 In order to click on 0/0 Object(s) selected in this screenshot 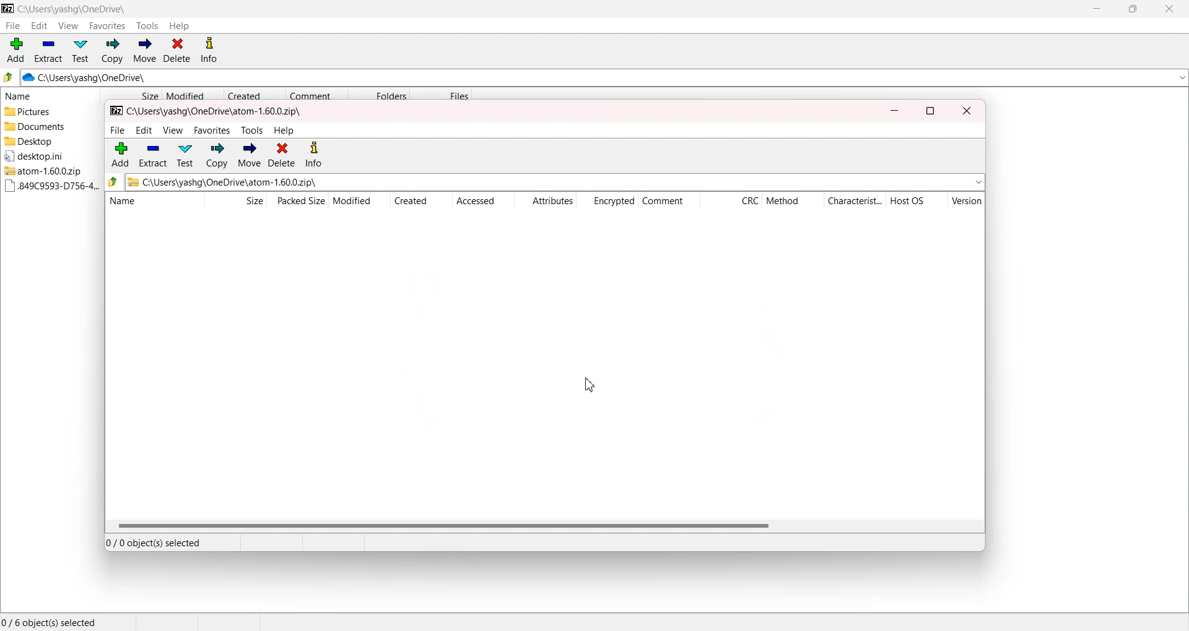, I will do `click(154, 542)`.